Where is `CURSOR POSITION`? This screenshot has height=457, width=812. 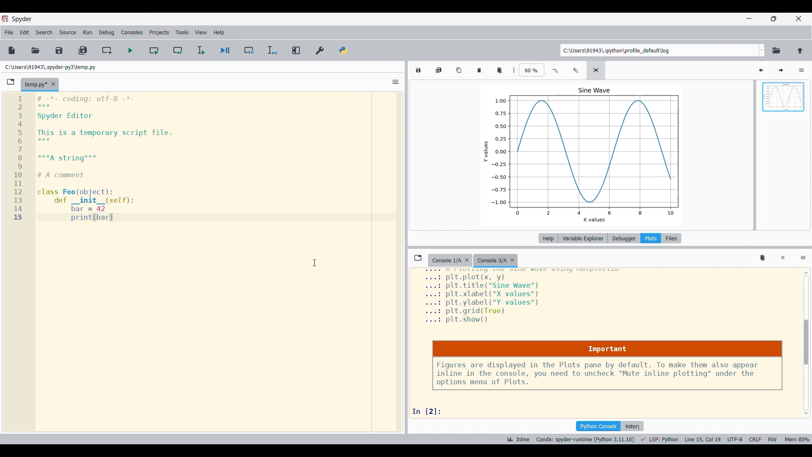
CURSOR POSITION is located at coordinates (702, 440).